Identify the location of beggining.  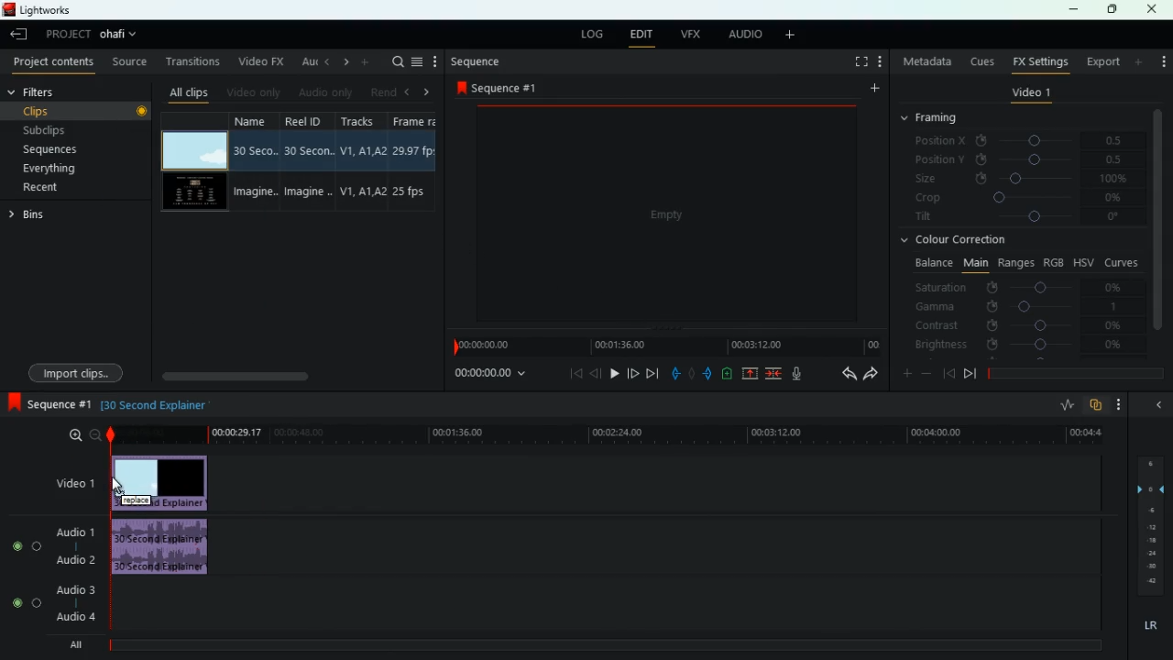
(570, 373).